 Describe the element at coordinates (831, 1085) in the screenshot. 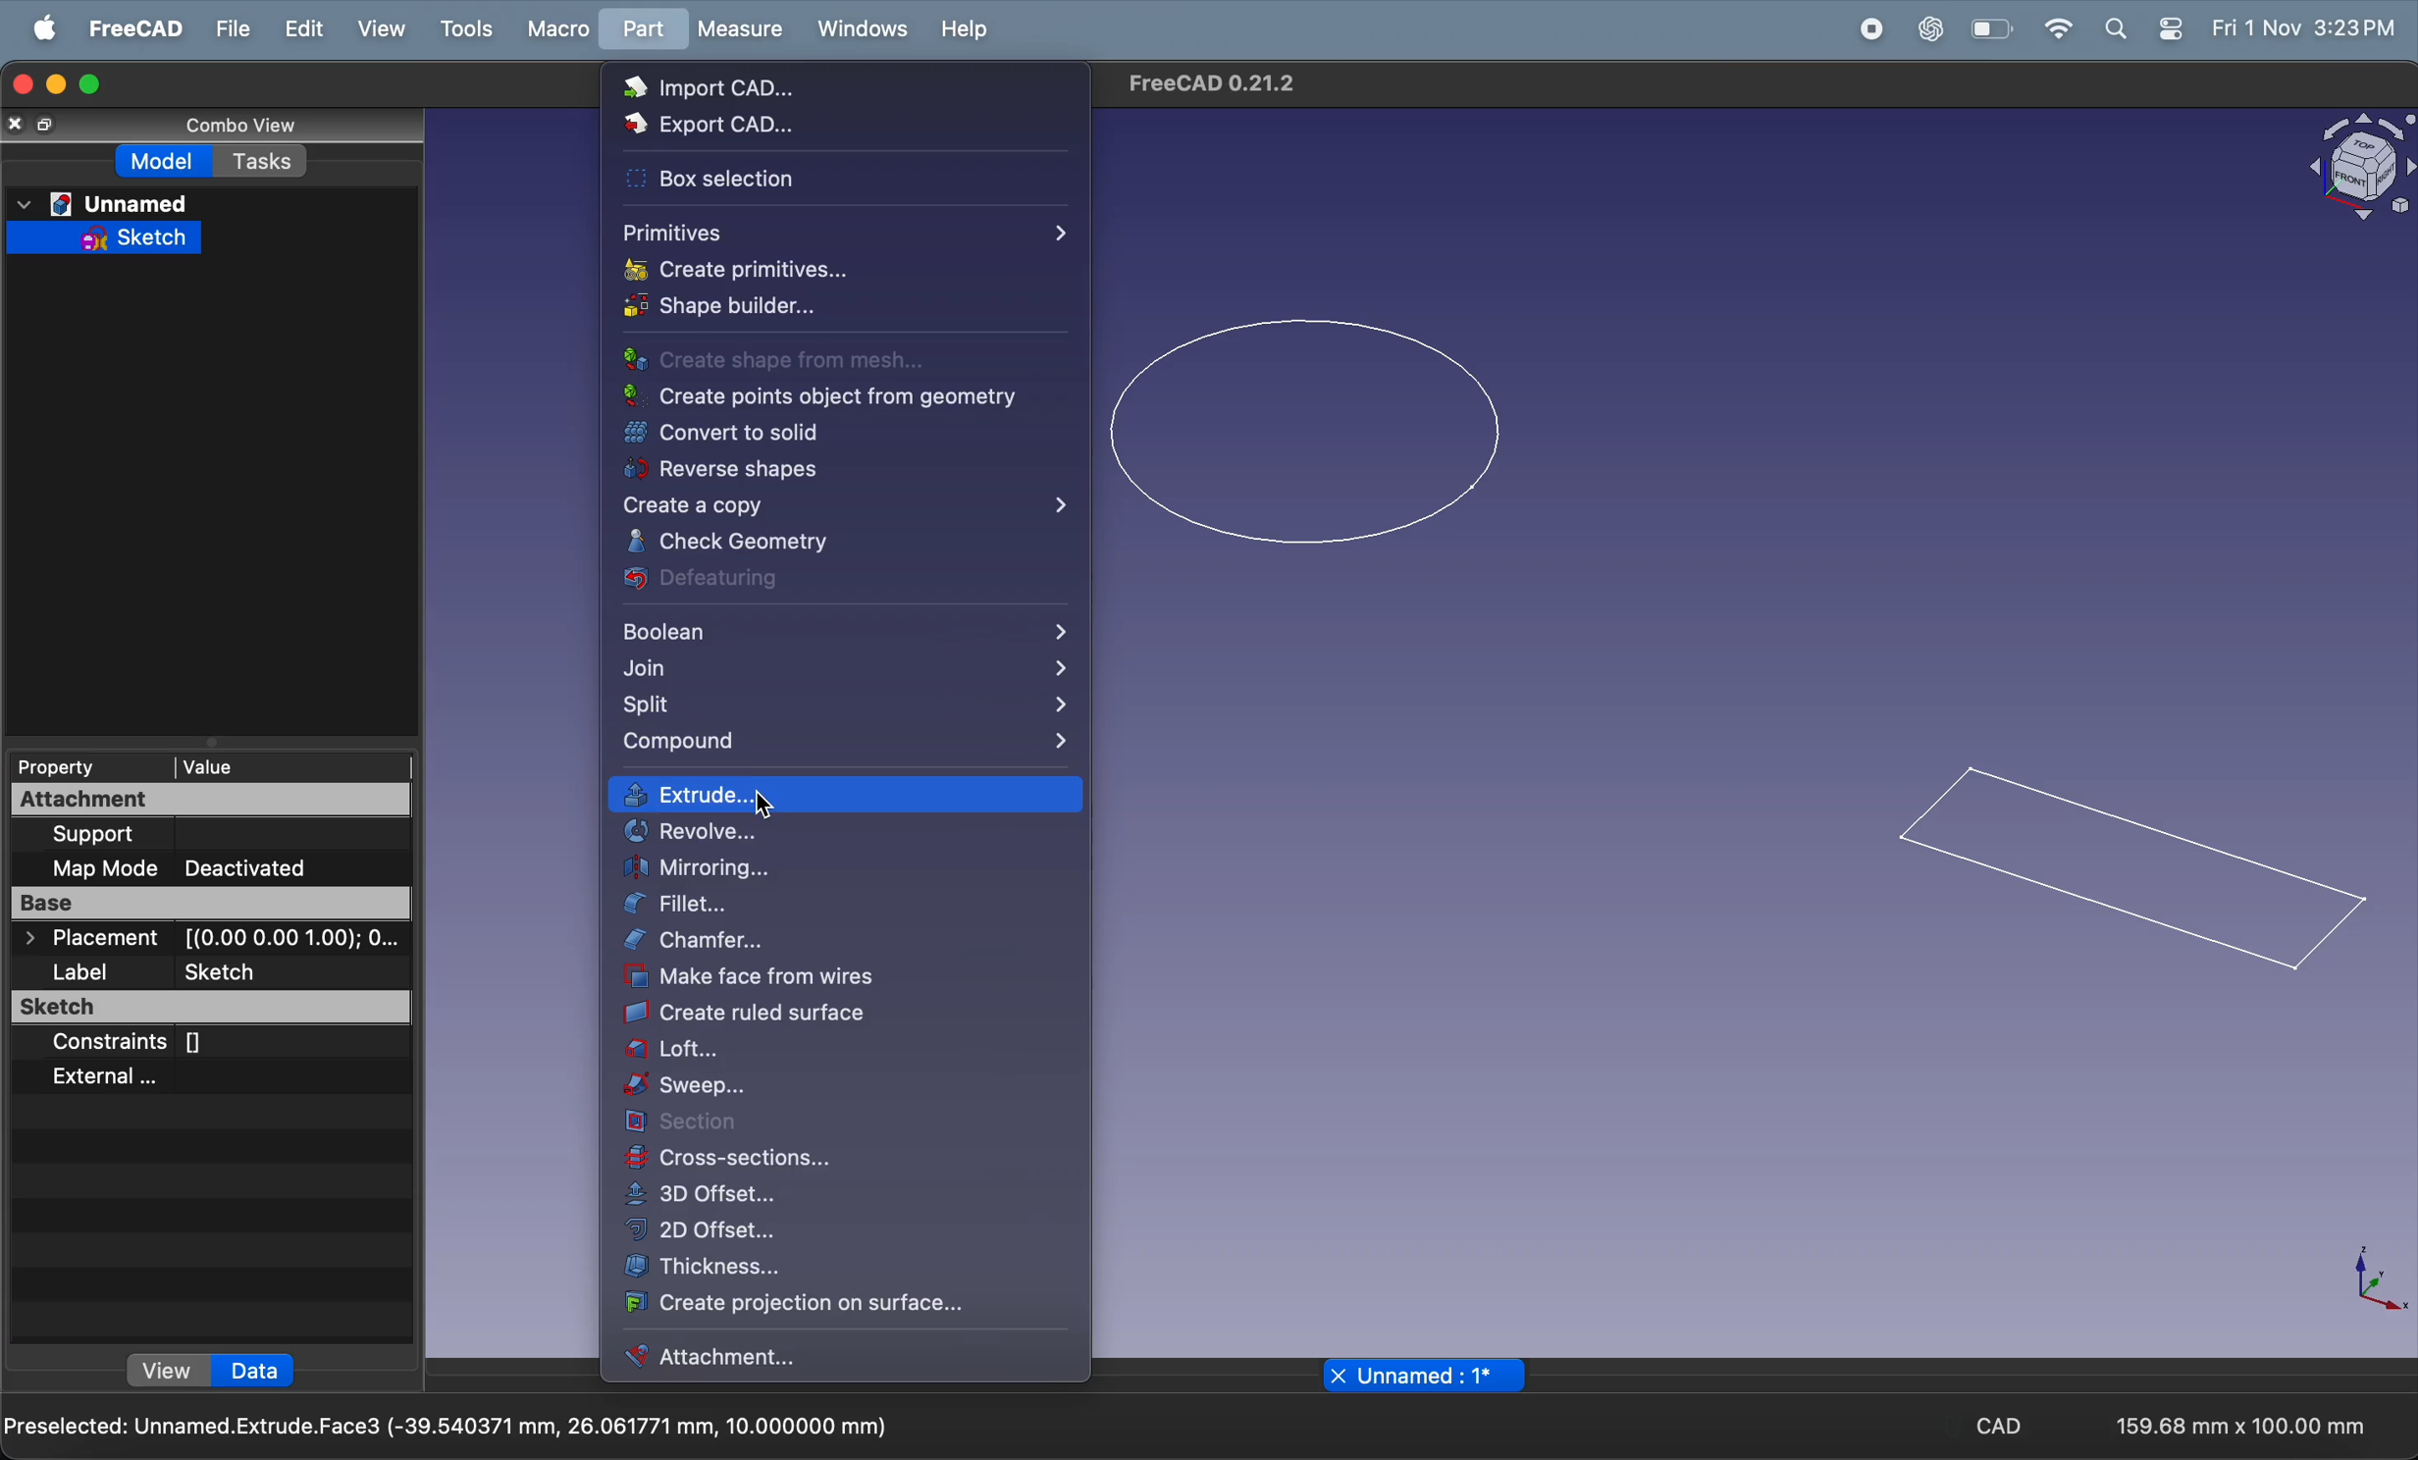

I see `Sweep...` at that location.